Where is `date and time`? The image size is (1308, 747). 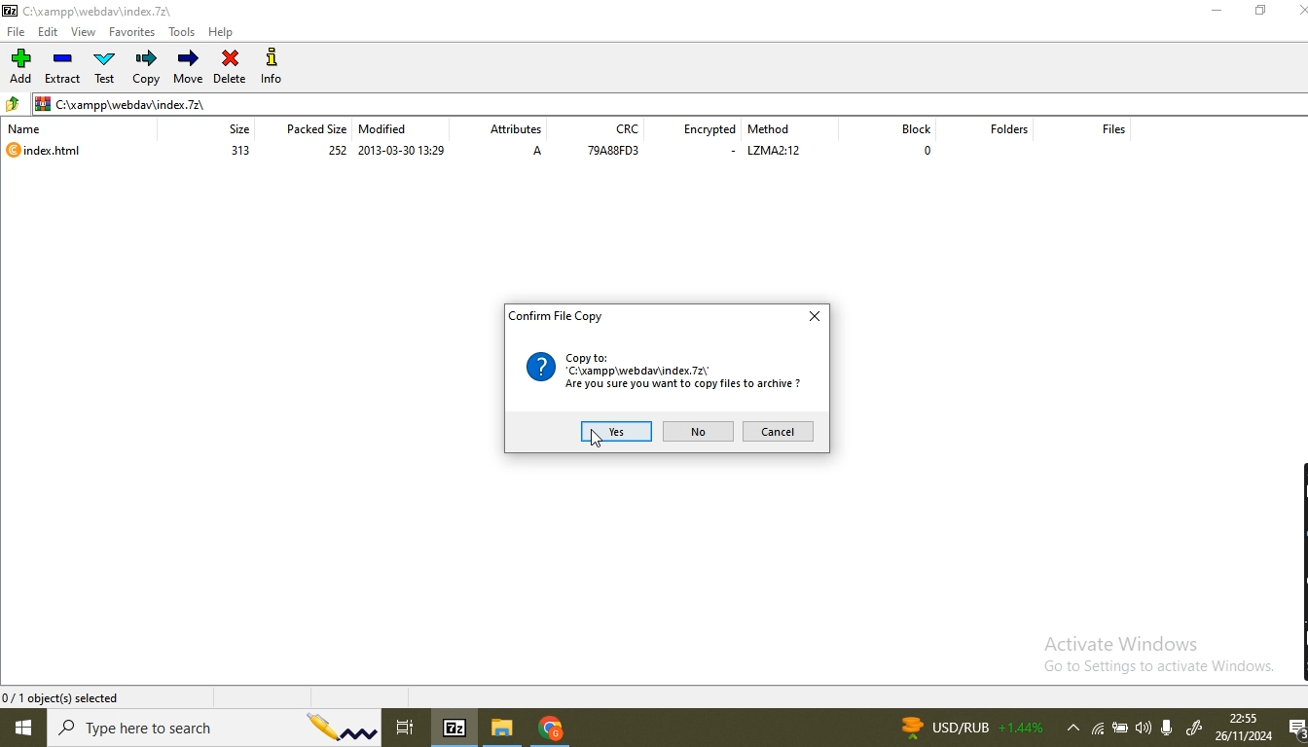 date and time is located at coordinates (1243, 728).